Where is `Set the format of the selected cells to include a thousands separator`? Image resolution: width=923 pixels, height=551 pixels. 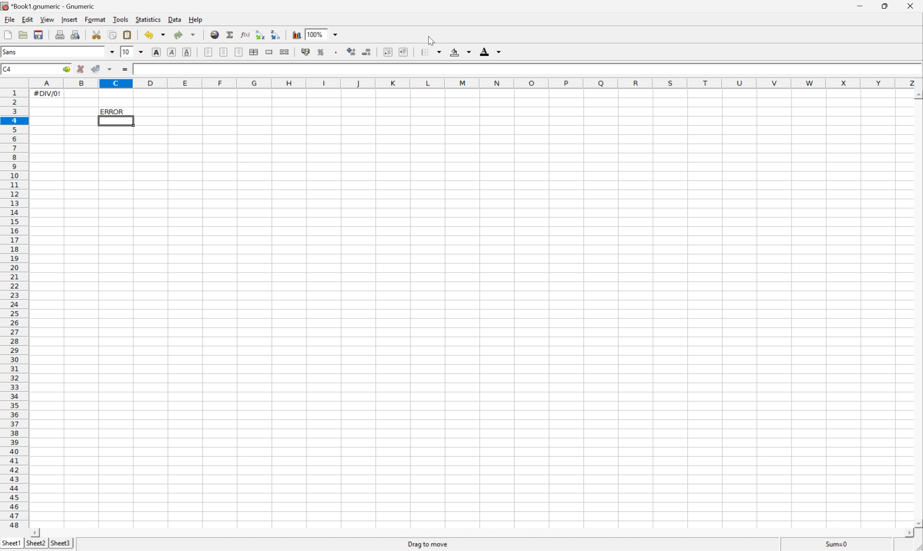
Set the format of the selected cells to include a thousands separator is located at coordinates (337, 52).